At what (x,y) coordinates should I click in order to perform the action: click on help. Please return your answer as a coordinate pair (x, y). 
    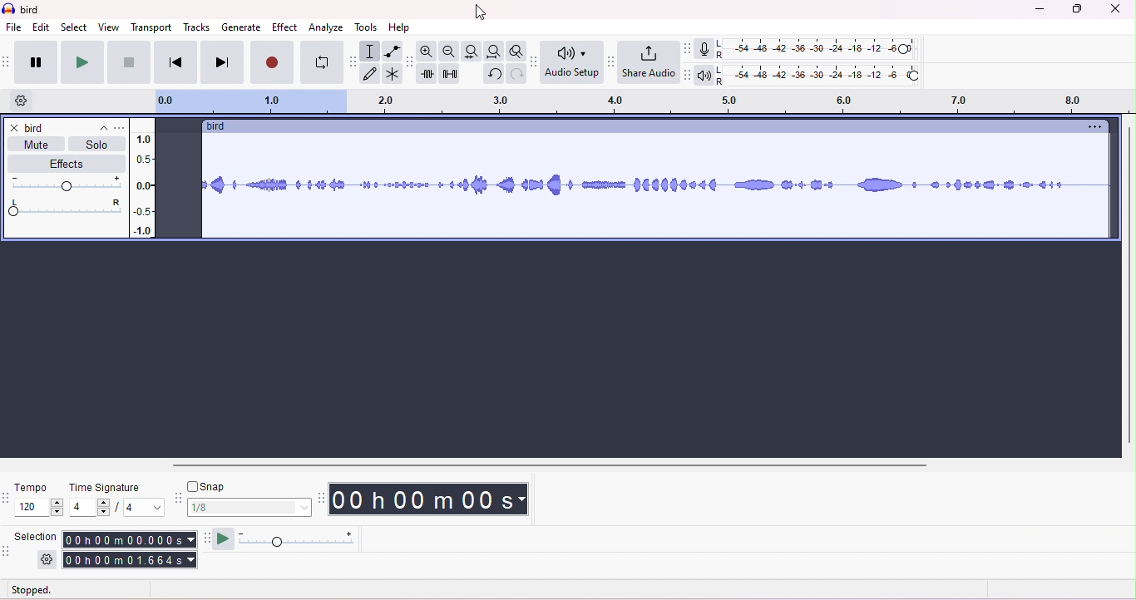
    Looking at the image, I should click on (399, 27).